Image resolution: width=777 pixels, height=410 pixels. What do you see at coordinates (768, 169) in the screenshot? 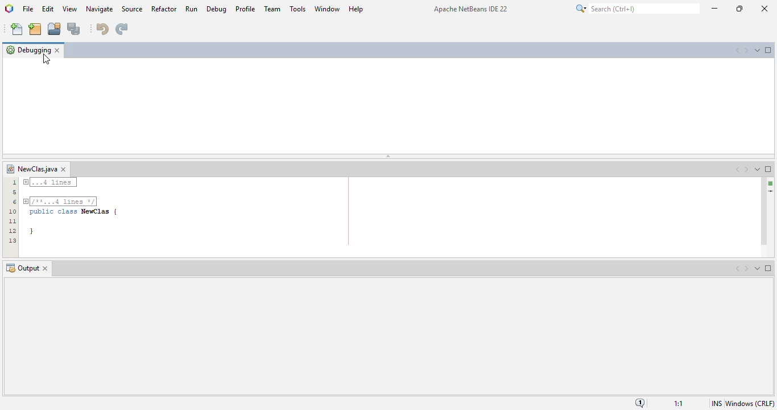
I see `maximize window` at bounding box center [768, 169].